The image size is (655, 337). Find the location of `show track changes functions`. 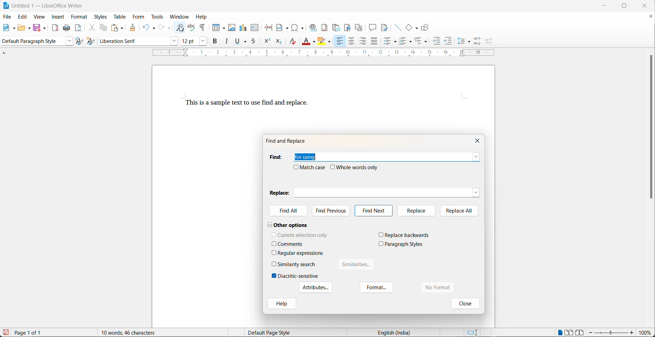

show track changes functions is located at coordinates (384, 28).